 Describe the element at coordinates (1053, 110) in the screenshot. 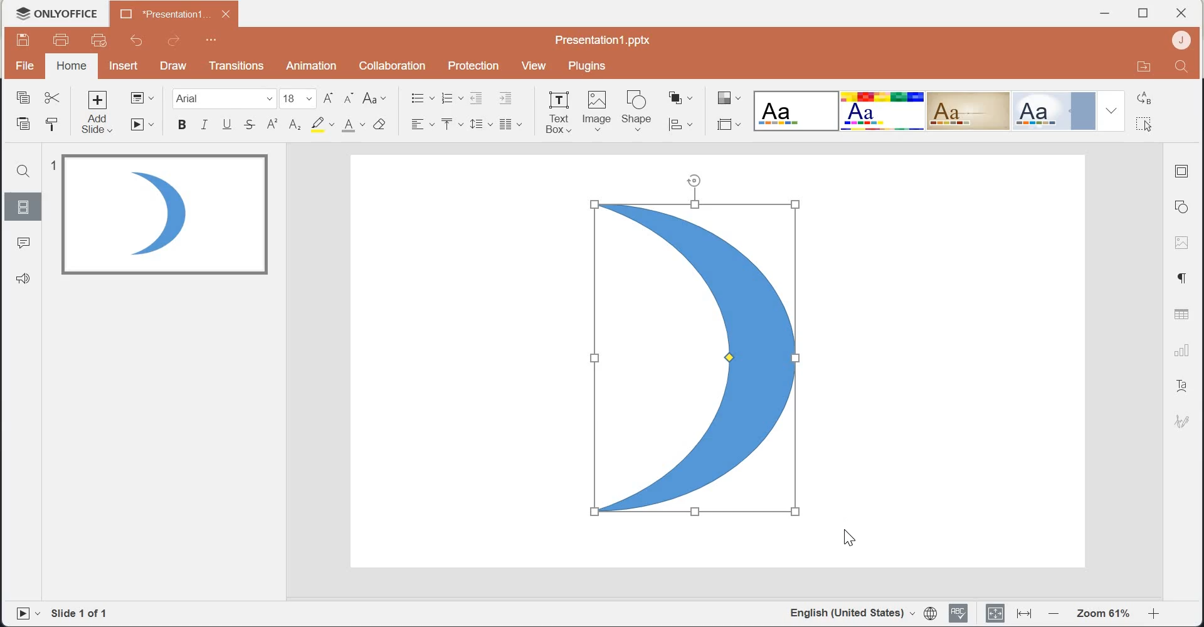

I see `Official` at that location.